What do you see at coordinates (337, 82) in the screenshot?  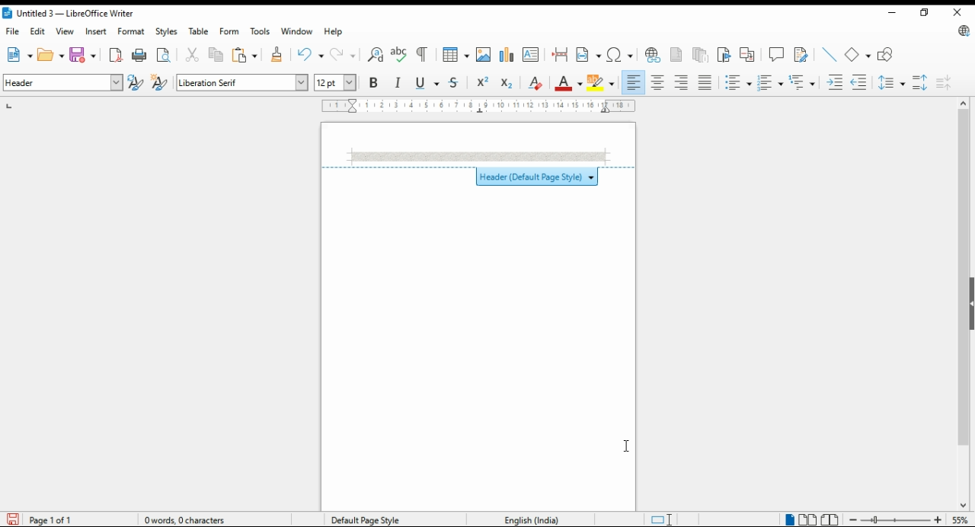 I see `font size` at bounding box center [337, 82].